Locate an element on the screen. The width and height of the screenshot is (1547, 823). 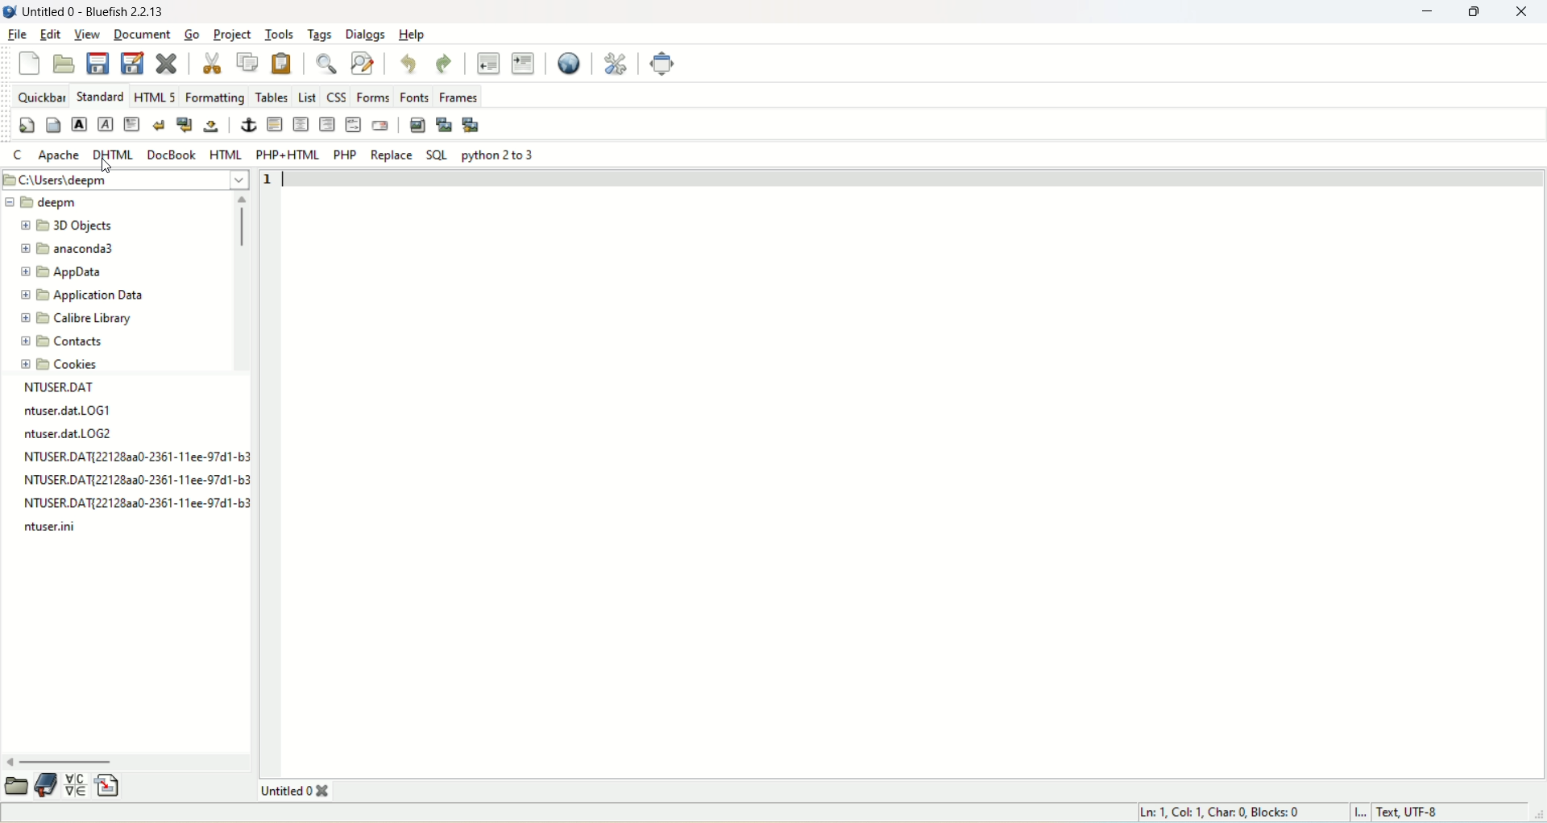
minimize is located at coordinates (1432, 11).